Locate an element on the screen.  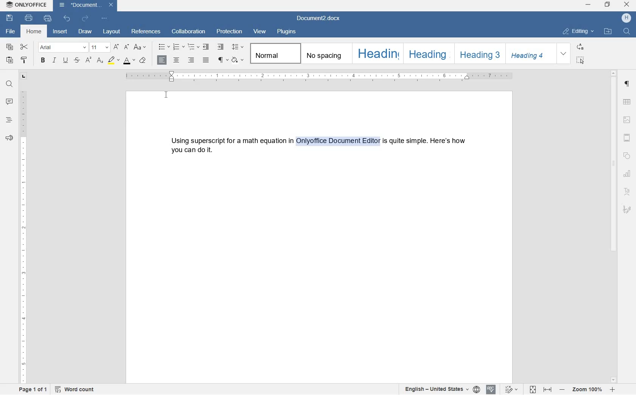
copy is located at coordinates (10, 47).